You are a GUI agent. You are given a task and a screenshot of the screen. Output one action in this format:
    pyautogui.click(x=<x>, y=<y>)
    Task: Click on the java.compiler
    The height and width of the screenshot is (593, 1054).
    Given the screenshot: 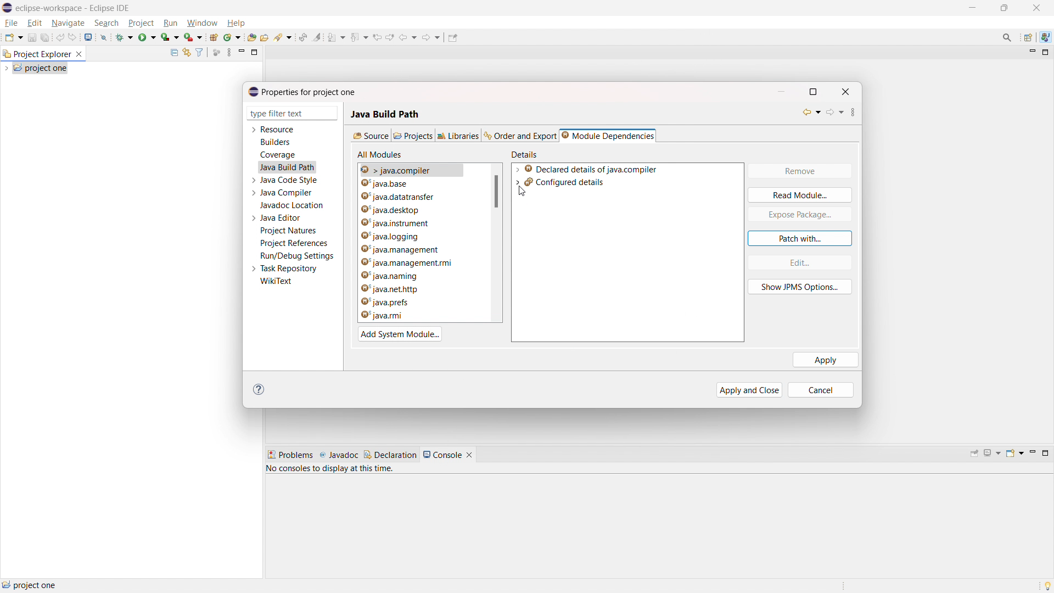 What is the action you would take?
    pyautogui.click(x=421, y=184)
    